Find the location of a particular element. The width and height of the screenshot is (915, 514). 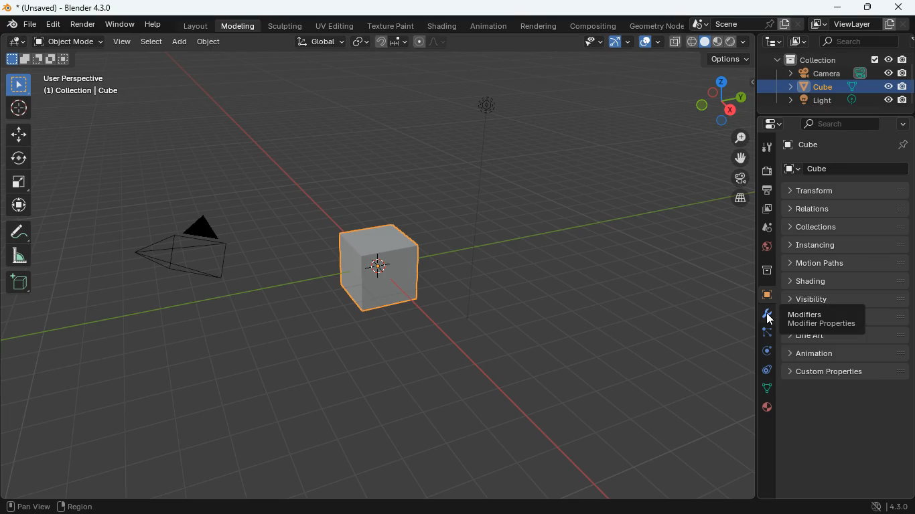

scene is located at coordinates (746, 25).